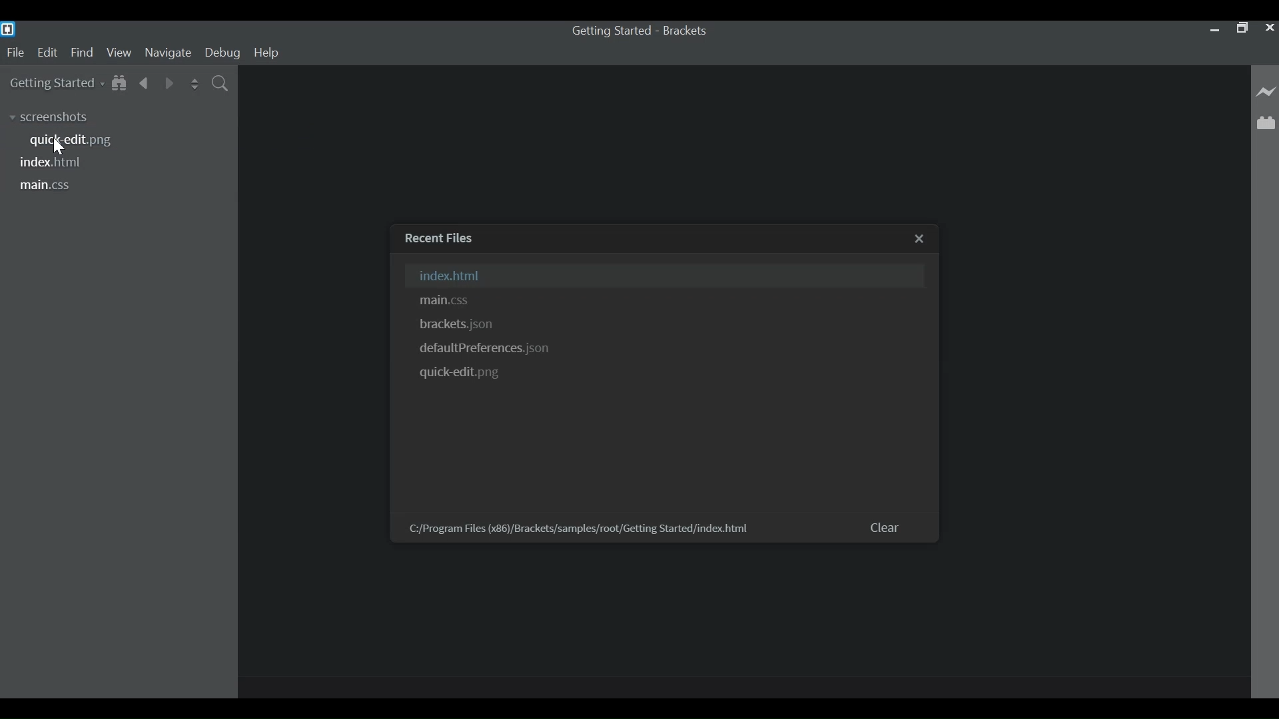 This screenshot has width=1279, height=719. I want to click on Exit, so click(921, 239).